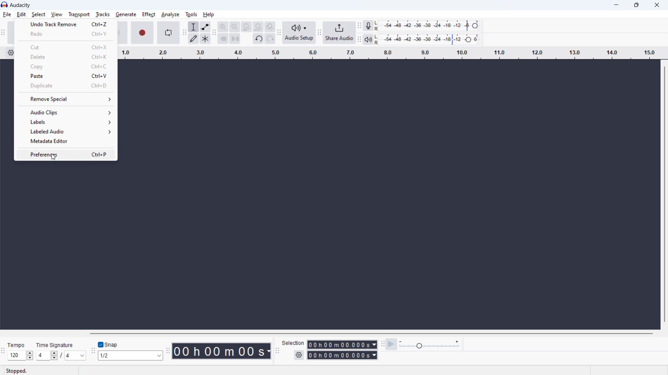 This screenshot has height=375, width=668. I want to click on maximize, so click(636, 6).